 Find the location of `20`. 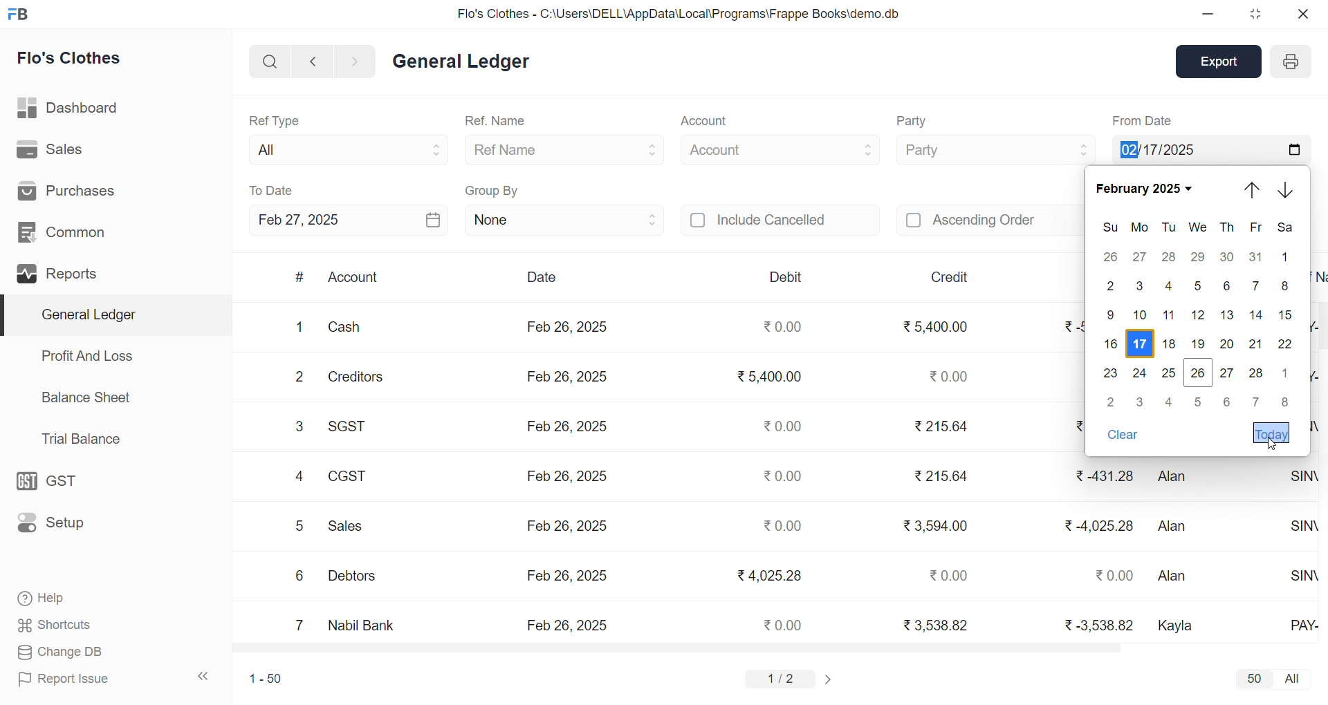

20 is located at coordinates (1226, 344).